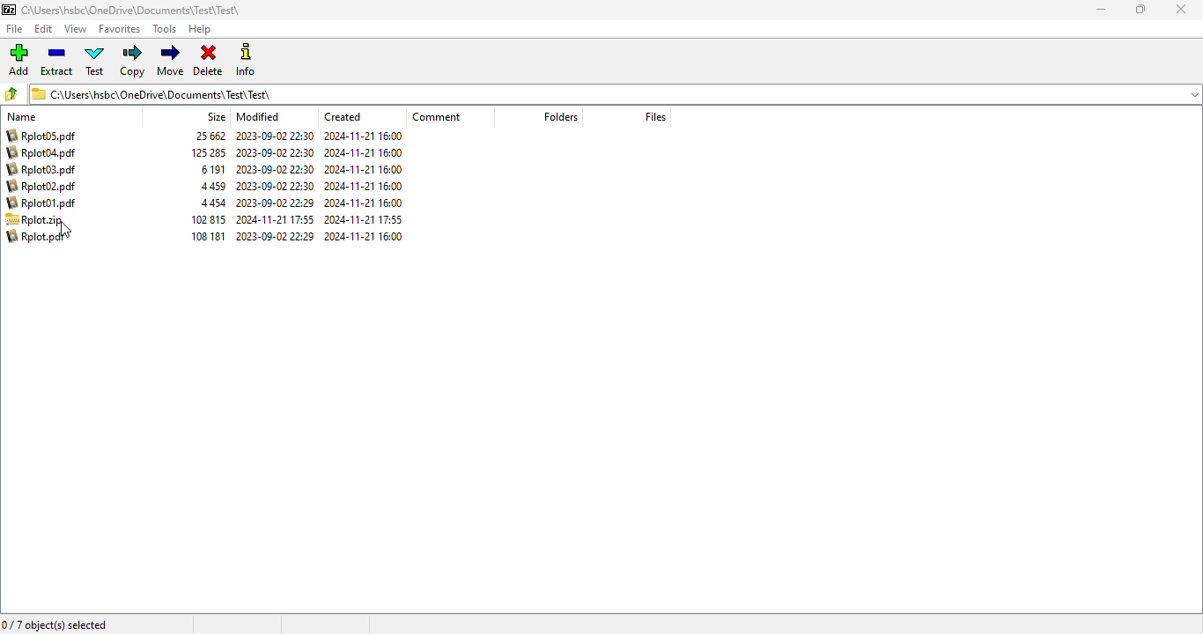 This screenshot has height=634, width=1203. What do you see at coordinates (165, 28) in the screenshot?
I see `tools` at bounding box center [165, 28].